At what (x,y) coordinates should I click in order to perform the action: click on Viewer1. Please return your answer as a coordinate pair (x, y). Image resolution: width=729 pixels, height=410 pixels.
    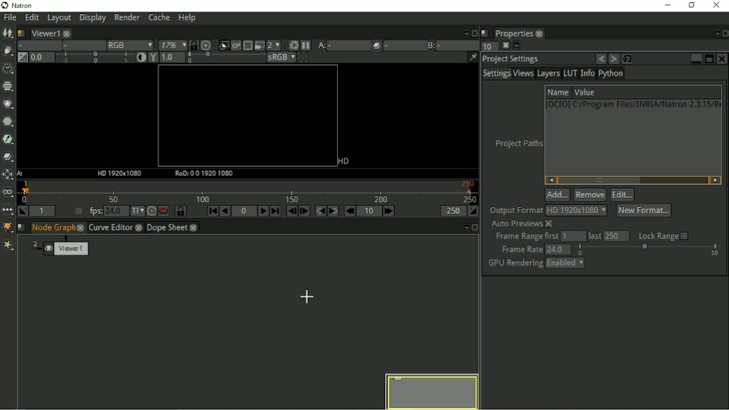
    Looking at the image, I should click on (49, 32).